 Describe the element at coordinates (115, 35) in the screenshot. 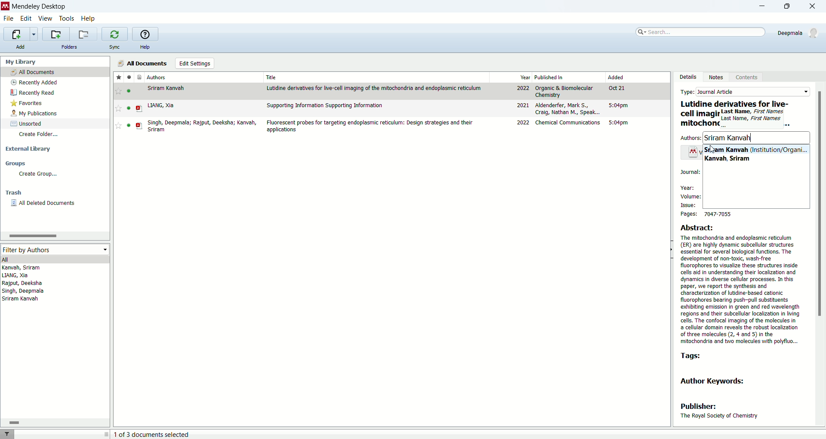

I see `synchronize library with mendeley web` at that location.